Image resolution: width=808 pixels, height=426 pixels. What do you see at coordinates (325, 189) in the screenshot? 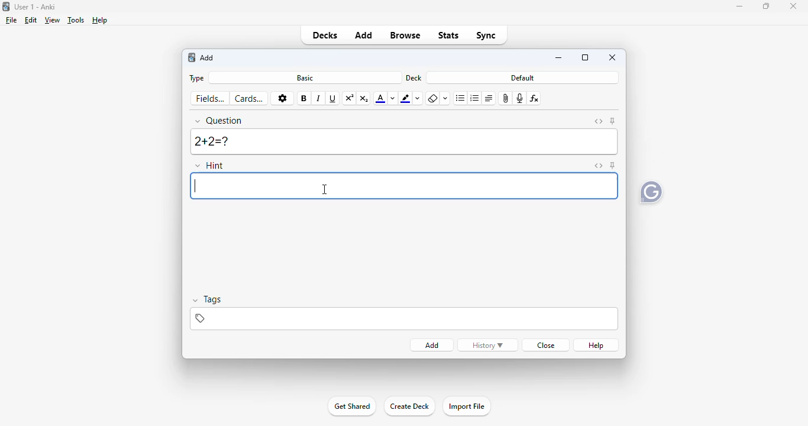
I see `cursor` at bounding box center [325, 189].